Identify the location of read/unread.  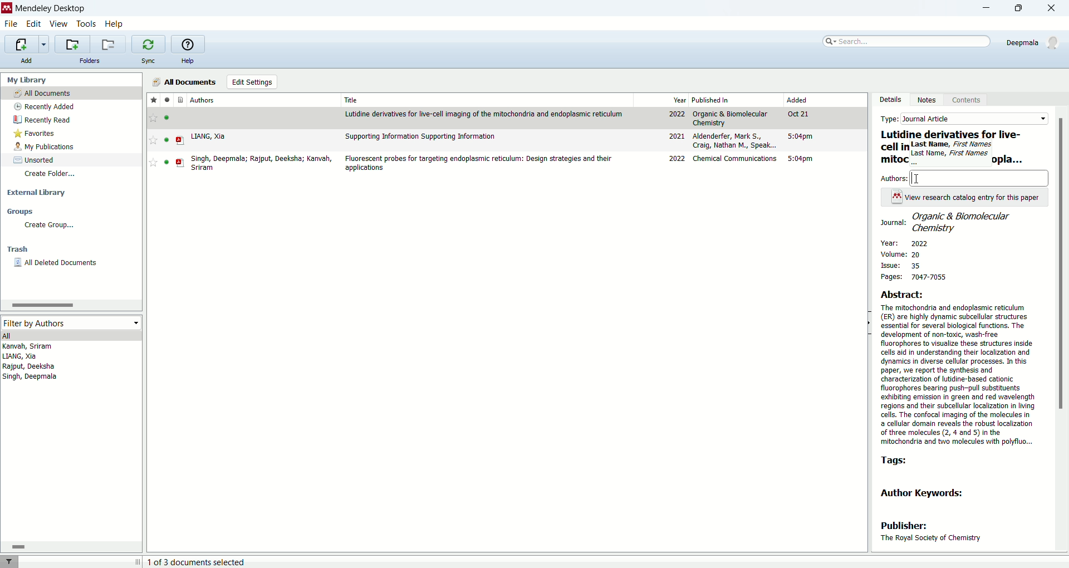
(169, 140).